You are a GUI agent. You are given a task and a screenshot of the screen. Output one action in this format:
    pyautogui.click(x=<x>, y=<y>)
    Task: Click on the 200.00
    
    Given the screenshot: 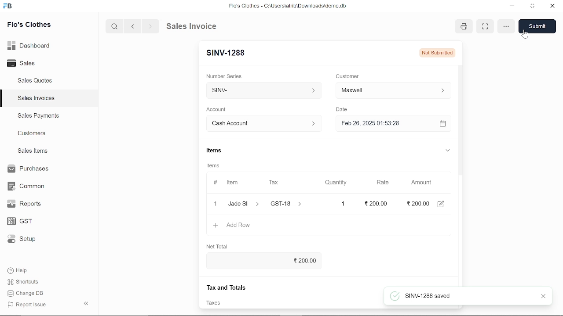 What is the action you would take?
    pyautogui.click(x=373, y=204)
    